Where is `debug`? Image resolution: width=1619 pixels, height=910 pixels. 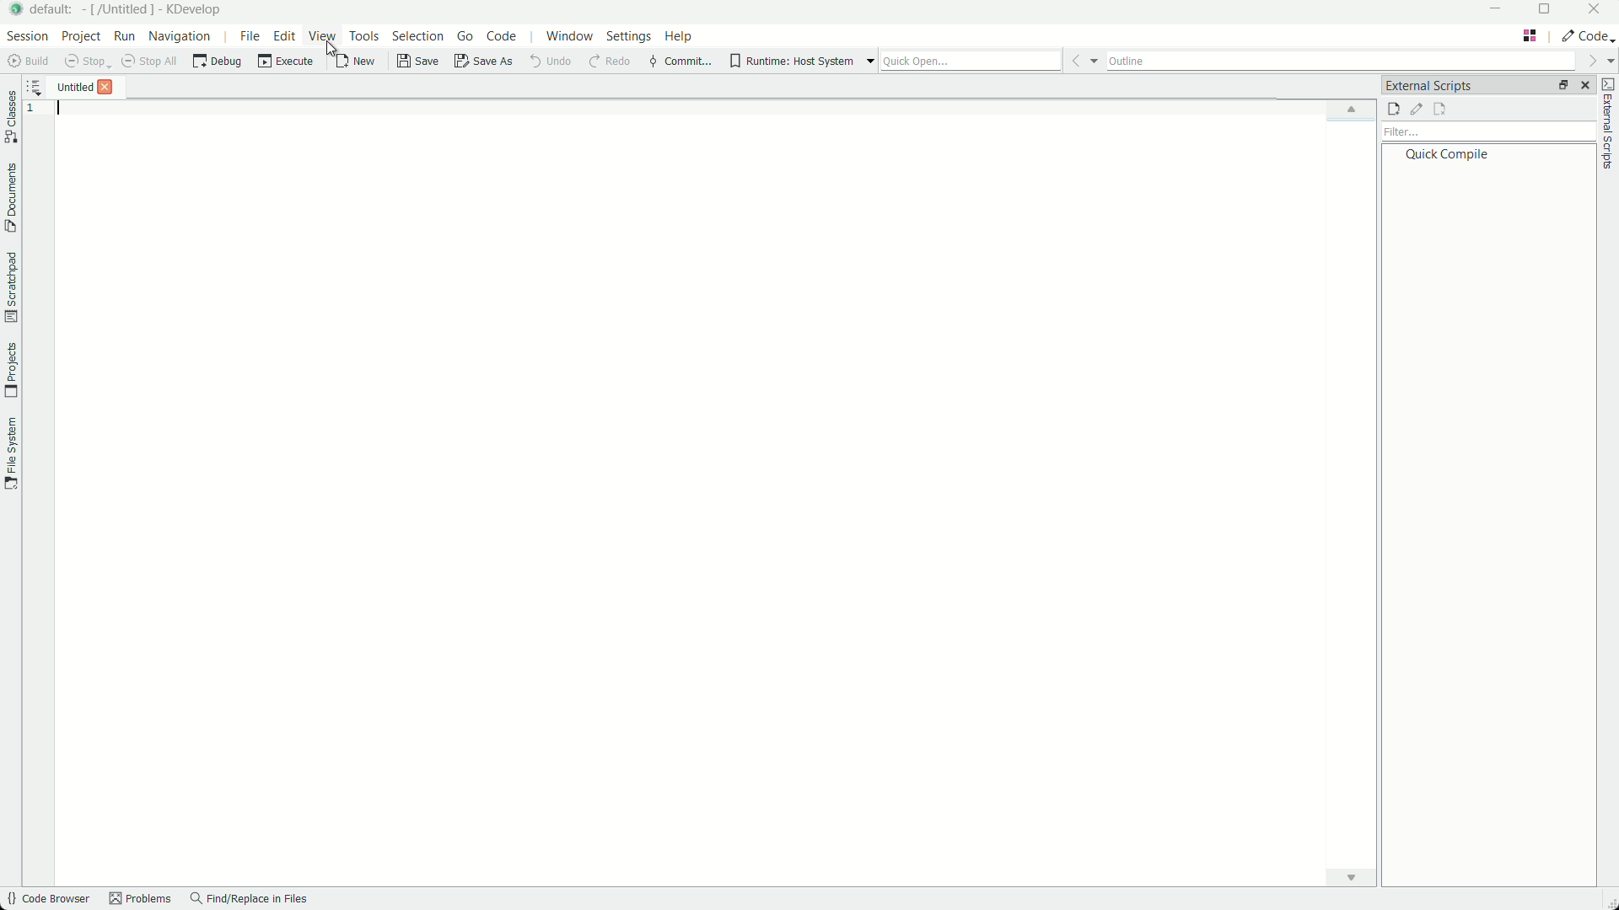
debug is located at coordinates (215, 64).